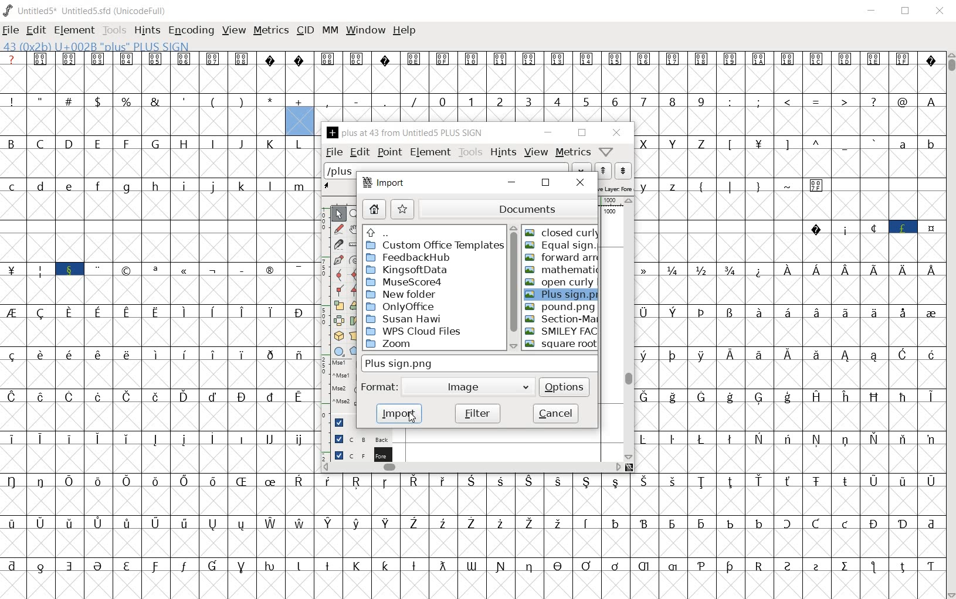 This screenshot has width=956, height=599. I want to click on CLOSED CURLY, so click(561, 231).